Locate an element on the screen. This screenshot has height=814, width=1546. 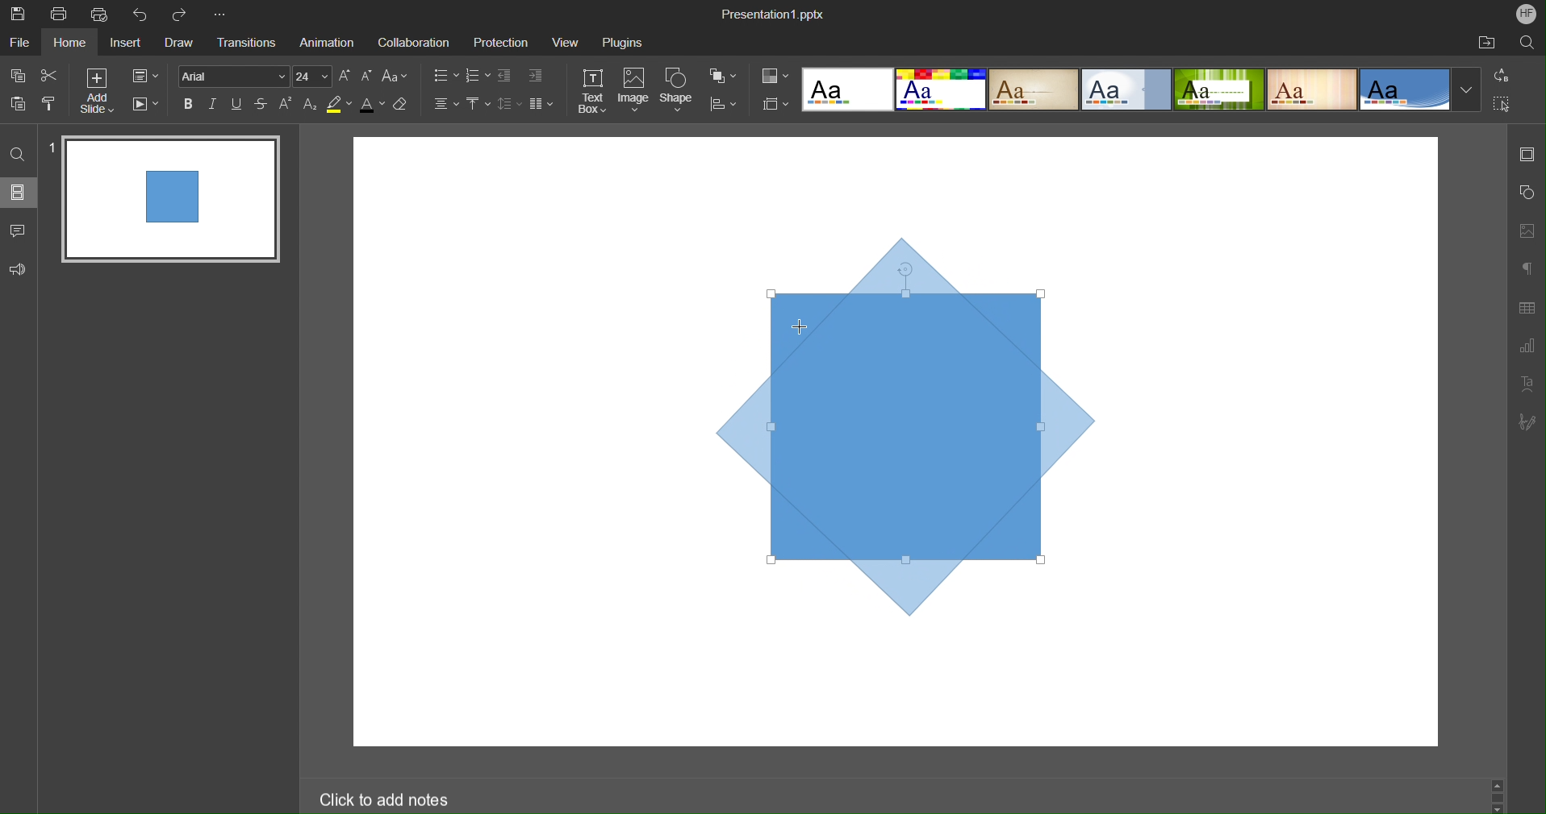
Account is located at coordinates (1524, 15).